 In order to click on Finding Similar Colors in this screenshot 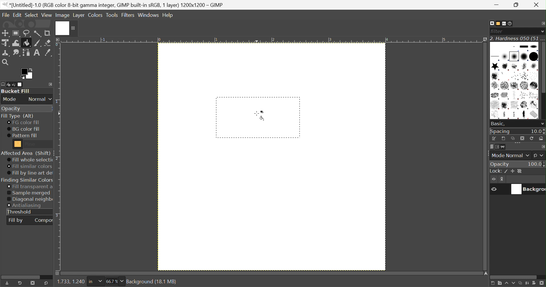, I will do `click(27, 180)`.